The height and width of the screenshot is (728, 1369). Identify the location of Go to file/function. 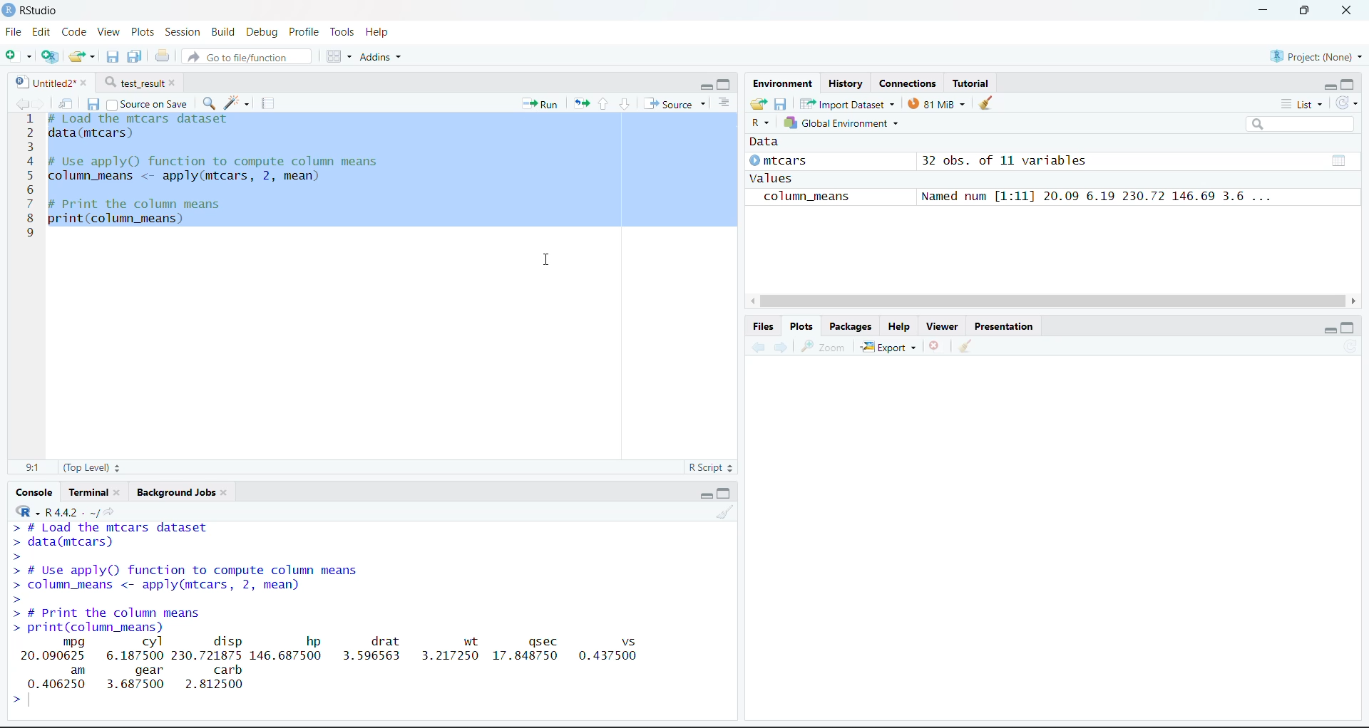
(247, 57).